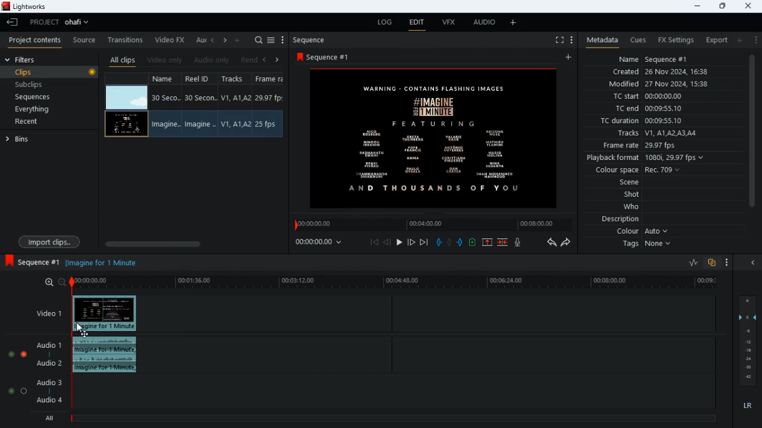 Image resolution: width=762 pixels, height=428 pixels. Describe the element at coordinates (238, 40) in the screenshot. I see `more` at that location.